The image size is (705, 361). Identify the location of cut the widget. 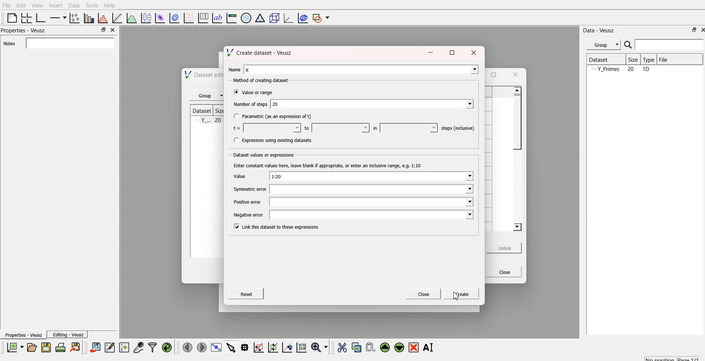
(340, 347).